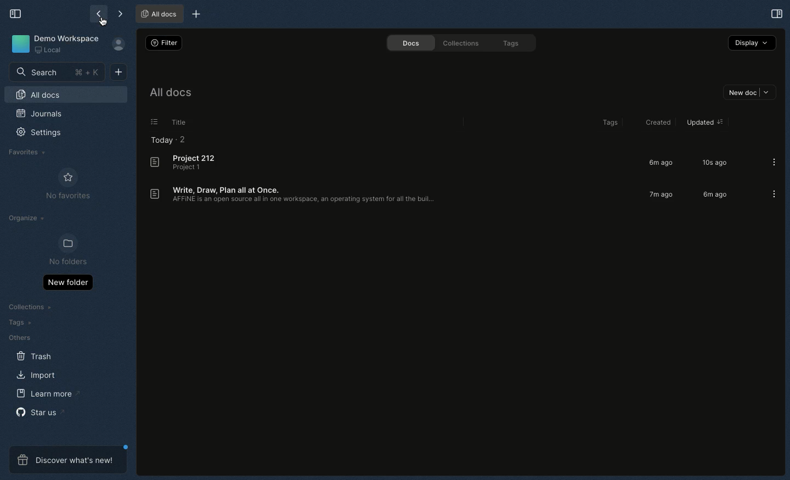 The height and width of the screenshot is (480, 790). Describe the element at coordinates (38, 411) in the screenshot. I see `Star us` at that location.